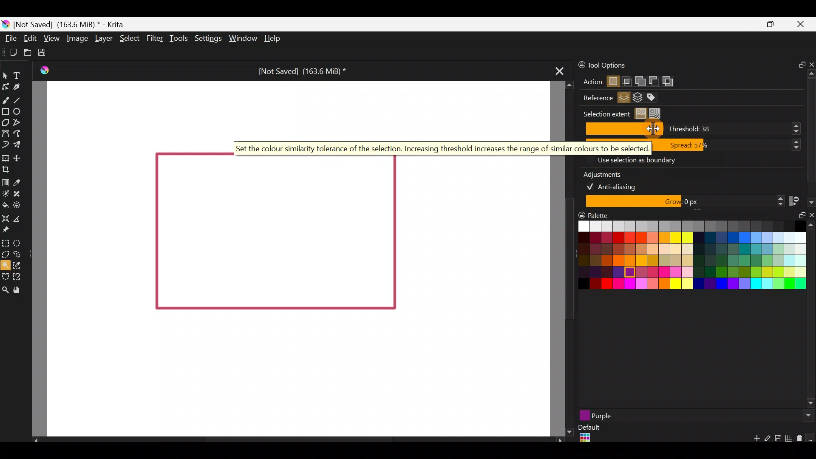  What do you see at coordinates (18, 243) in the screenshot?
I see `Elliptical selection tool` at bounding box center [18, 243].